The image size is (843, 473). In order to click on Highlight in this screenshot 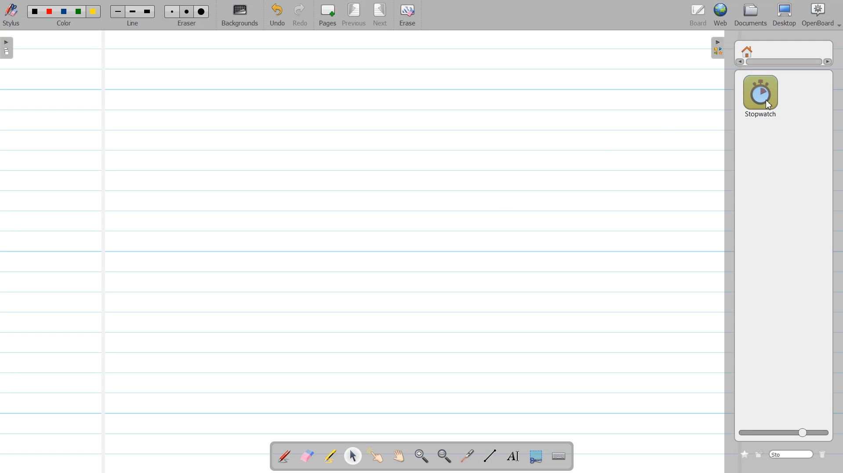, I will do `click(331, 456)`.